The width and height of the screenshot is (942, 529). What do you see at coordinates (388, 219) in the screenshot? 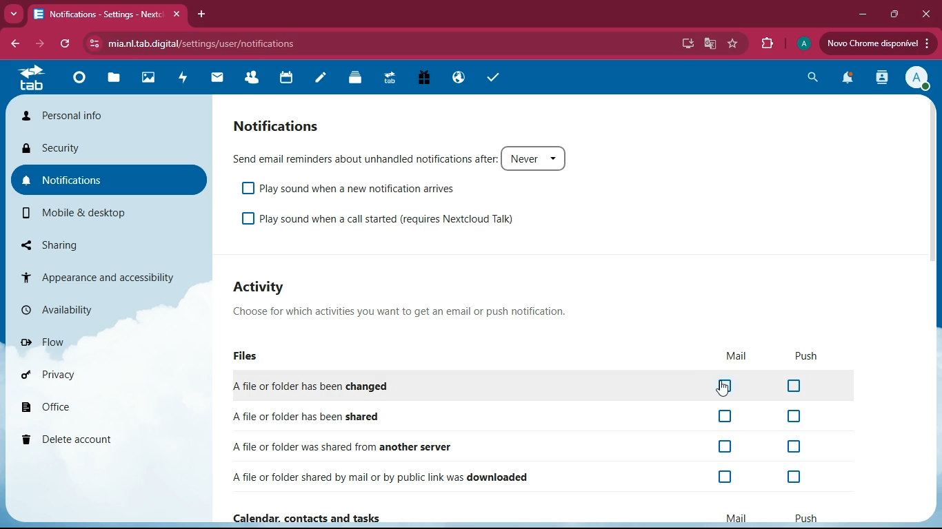
I see `play sound` at bounding box center [388, 219].